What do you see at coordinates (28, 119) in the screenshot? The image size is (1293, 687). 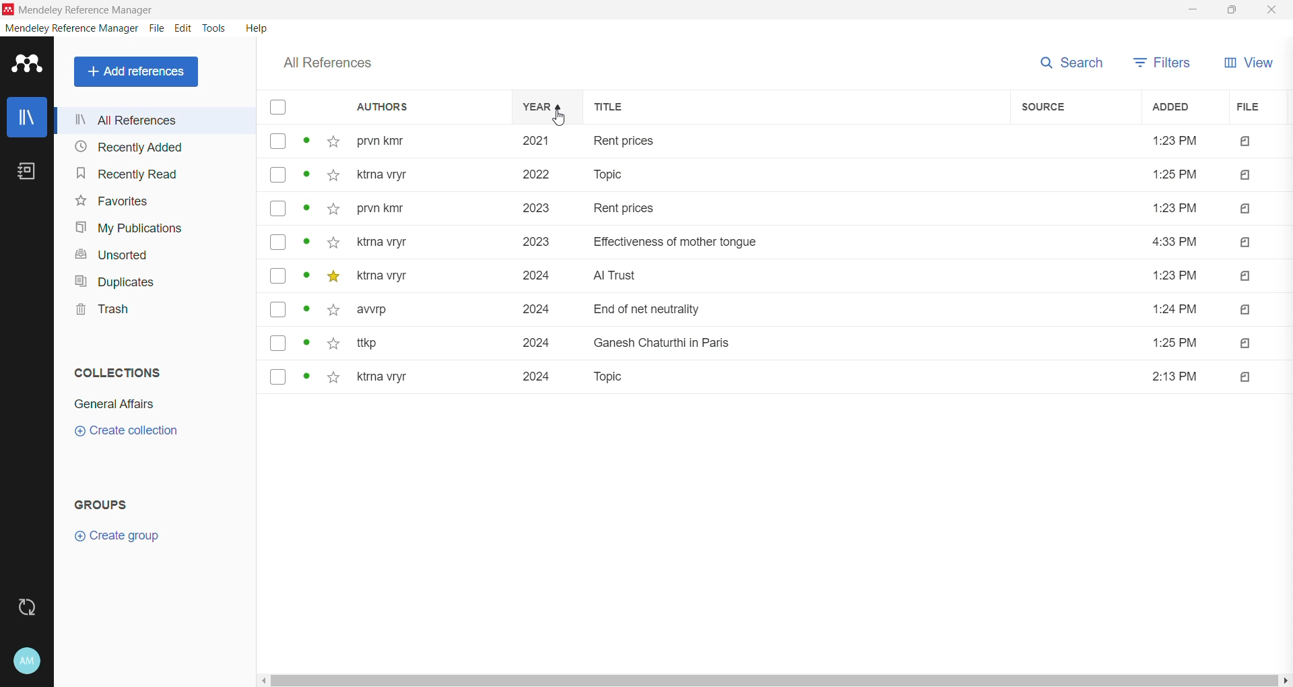 I see `Library` at bounding box center [28, 119].